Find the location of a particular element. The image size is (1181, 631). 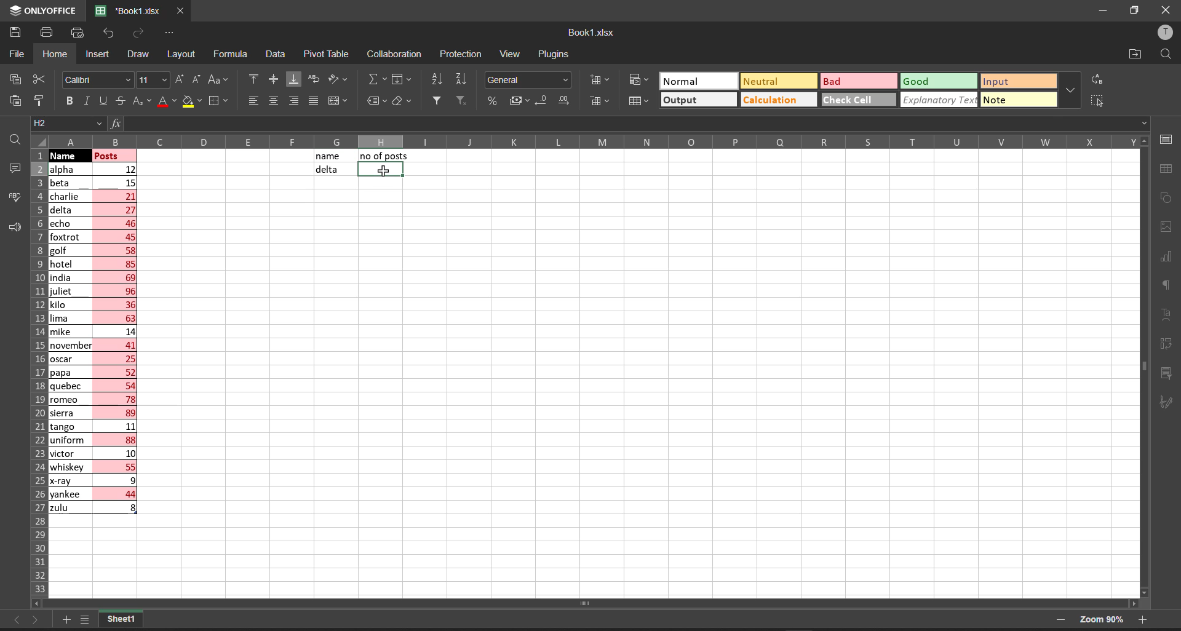

pivot table is located at coordinates (327, 52).